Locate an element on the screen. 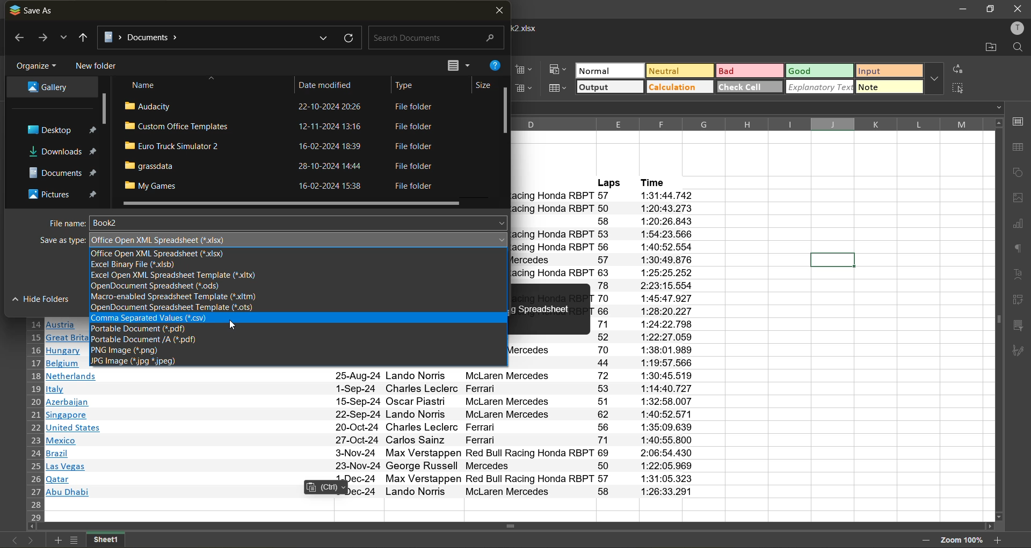  pdf is located at coordinates (148, 339).